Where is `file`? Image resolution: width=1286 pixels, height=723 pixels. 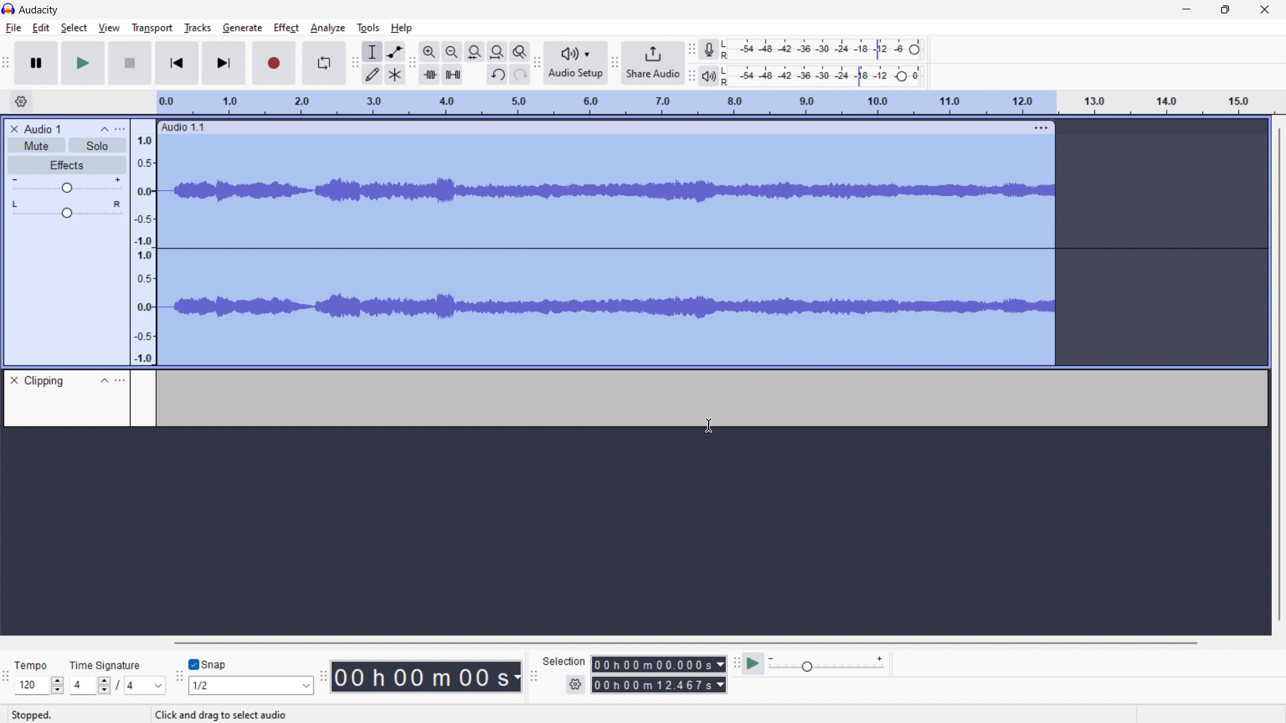 file is located at coordinates (14, 28).